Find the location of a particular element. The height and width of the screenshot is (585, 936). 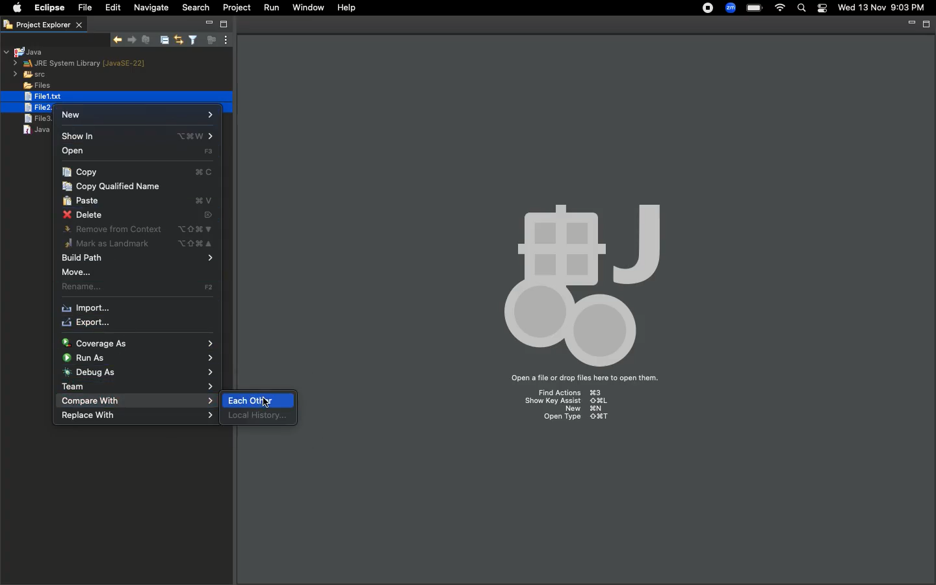

src is located at coordinates (30, 74).